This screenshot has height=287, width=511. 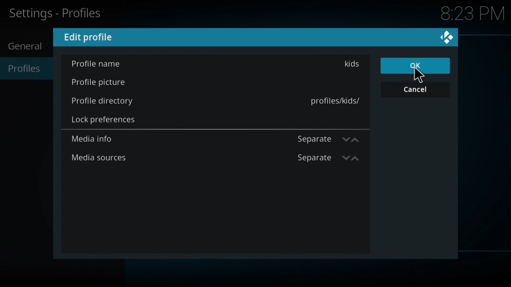 I want to click on Cancel, so click(x=413, y=91).